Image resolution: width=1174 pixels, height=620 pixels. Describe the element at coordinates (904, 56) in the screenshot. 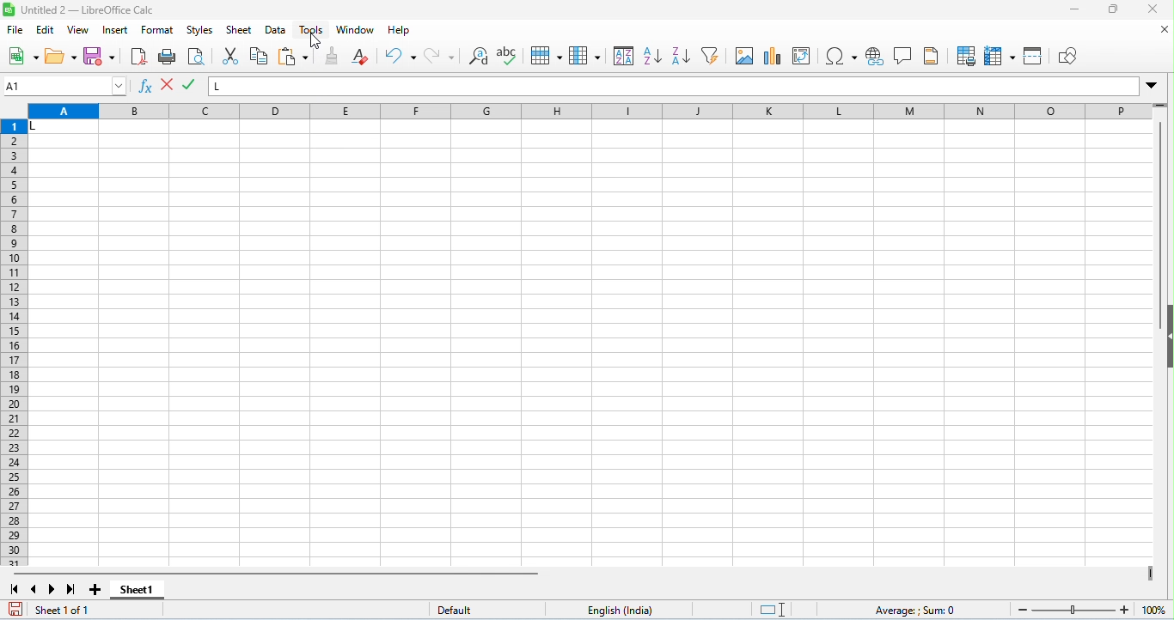

I see `insert comment` at that location.